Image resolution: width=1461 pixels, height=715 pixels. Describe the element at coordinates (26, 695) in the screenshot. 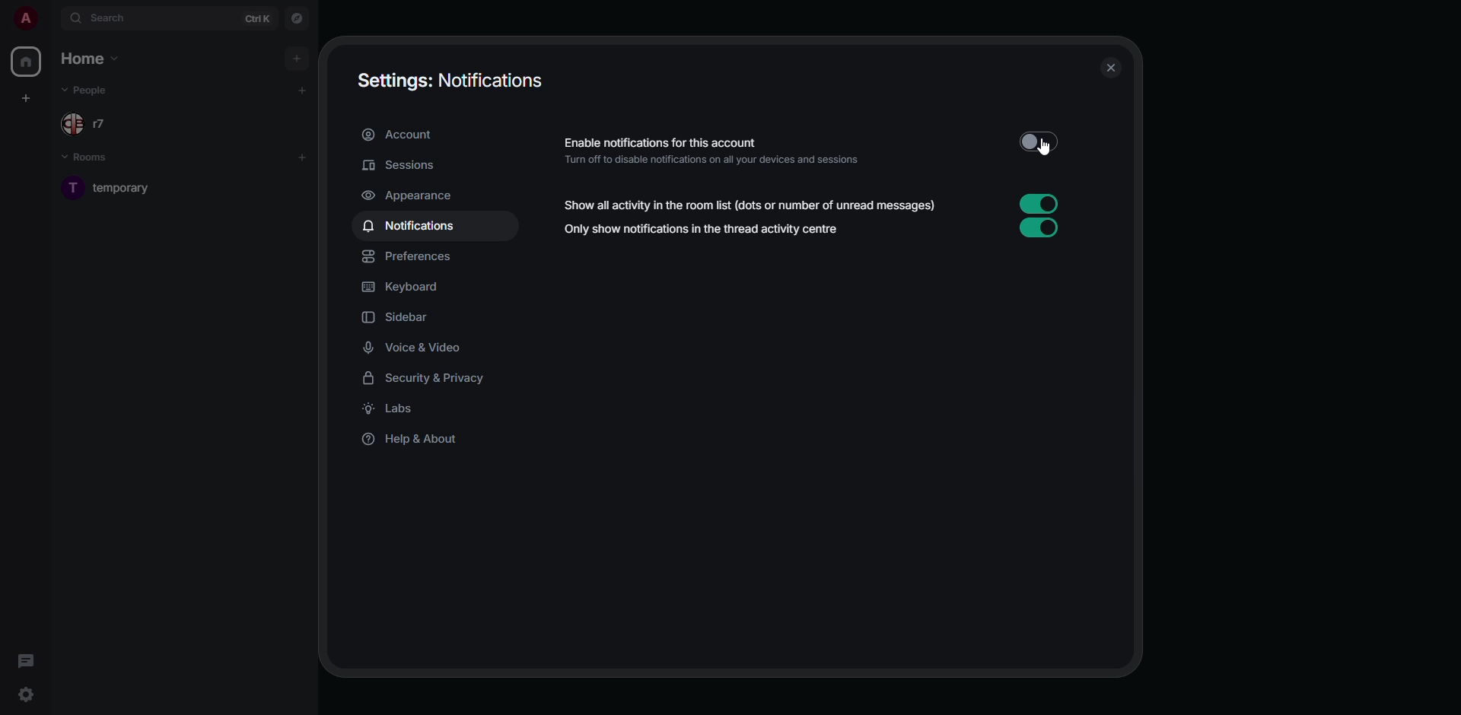

I see `quick settings` at that location.